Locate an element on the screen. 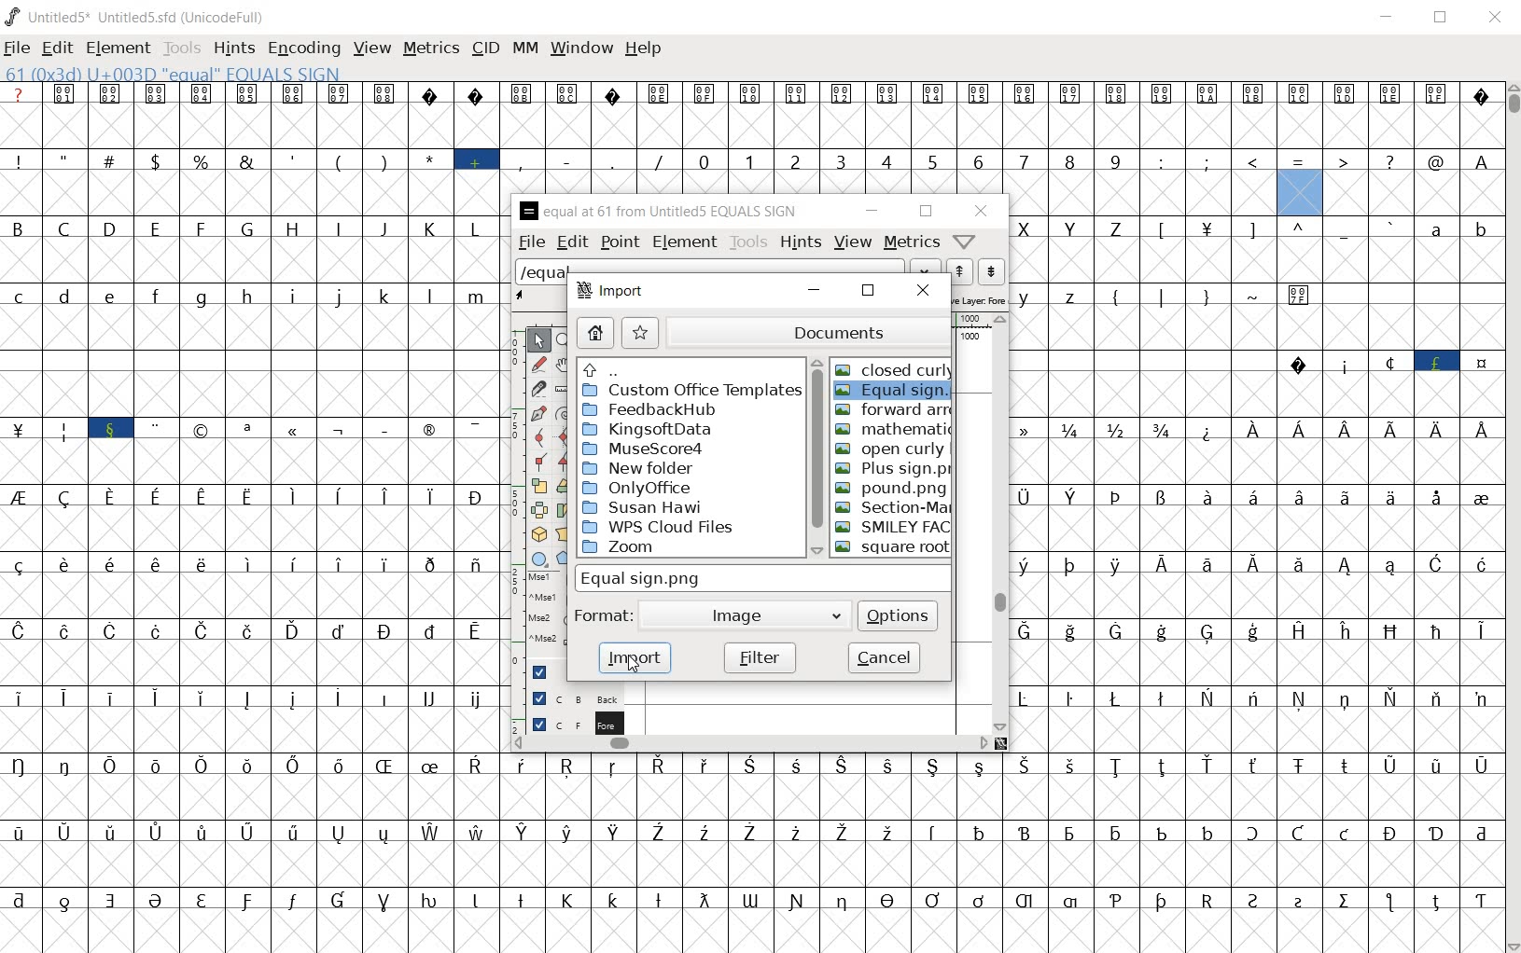  glyphs is located at coordinates (252, 509).